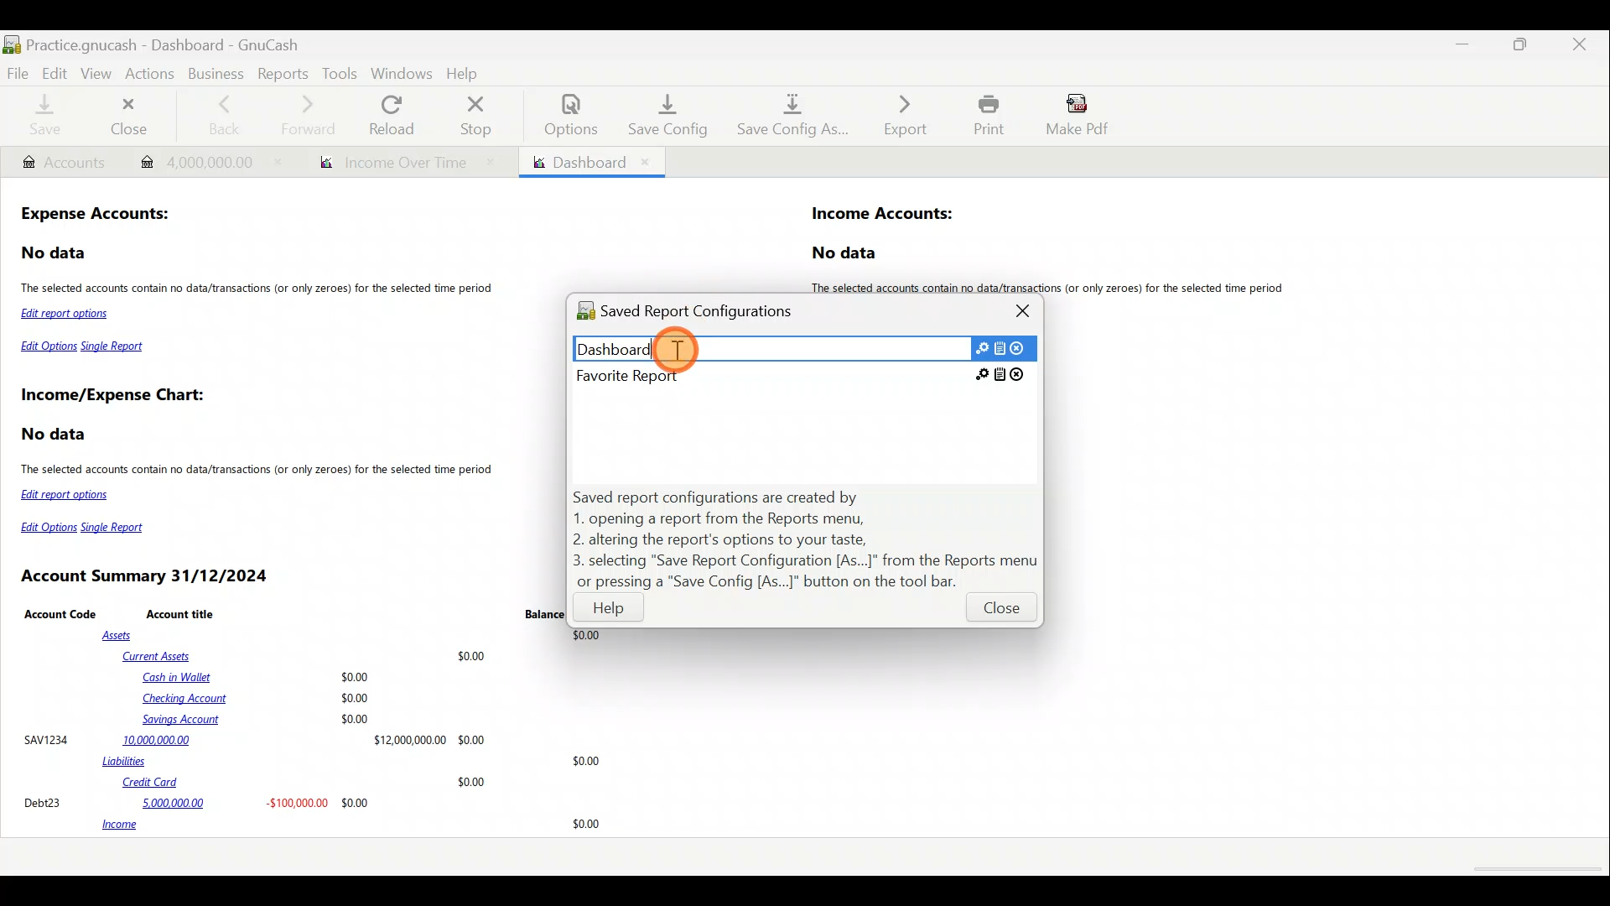  Describe the element at coordinates (610, 612) in the screenshot. I see `Help` at that location.